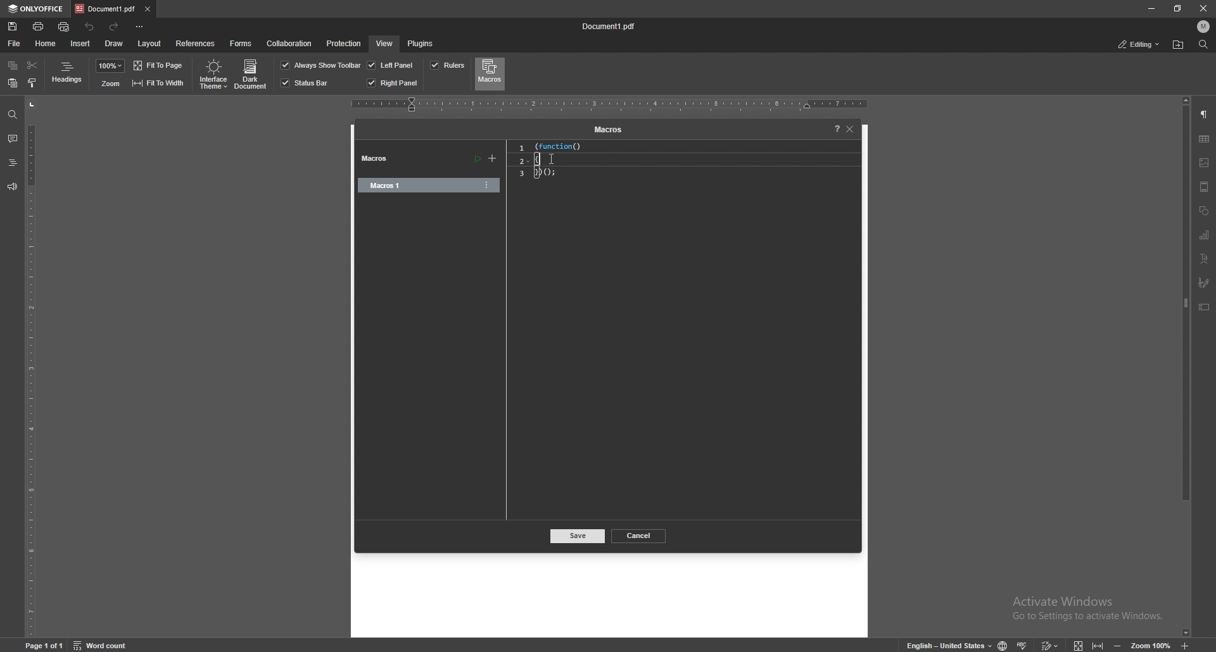 The height and width of the screenshot is (652, 1216). Describe the element at coordinates (35, 9) in the screenshot. I see `onlyoffice` at that location.